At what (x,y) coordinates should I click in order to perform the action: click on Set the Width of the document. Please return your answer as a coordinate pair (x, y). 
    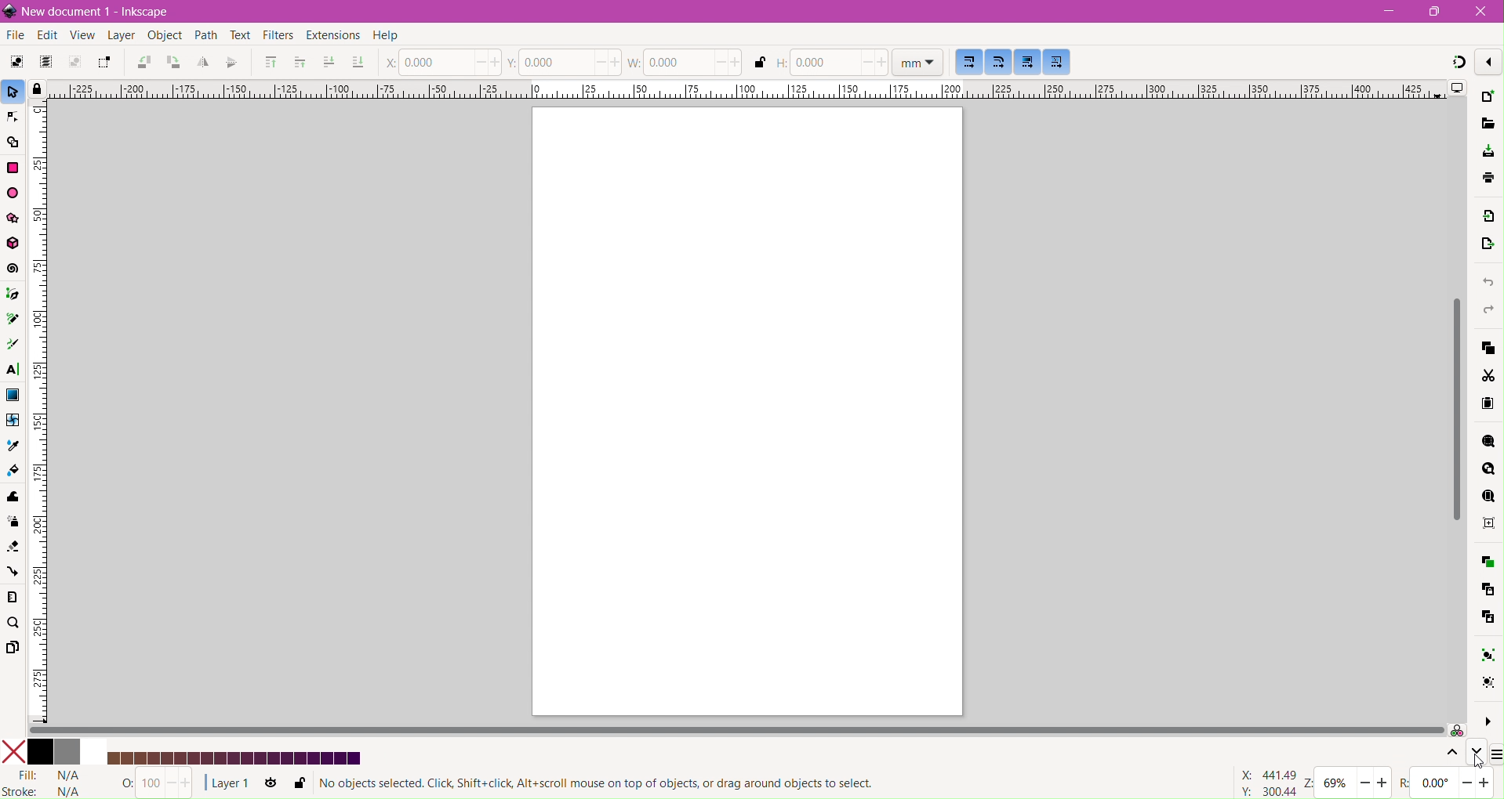
    Looking at the image, I should click on (686, 62).